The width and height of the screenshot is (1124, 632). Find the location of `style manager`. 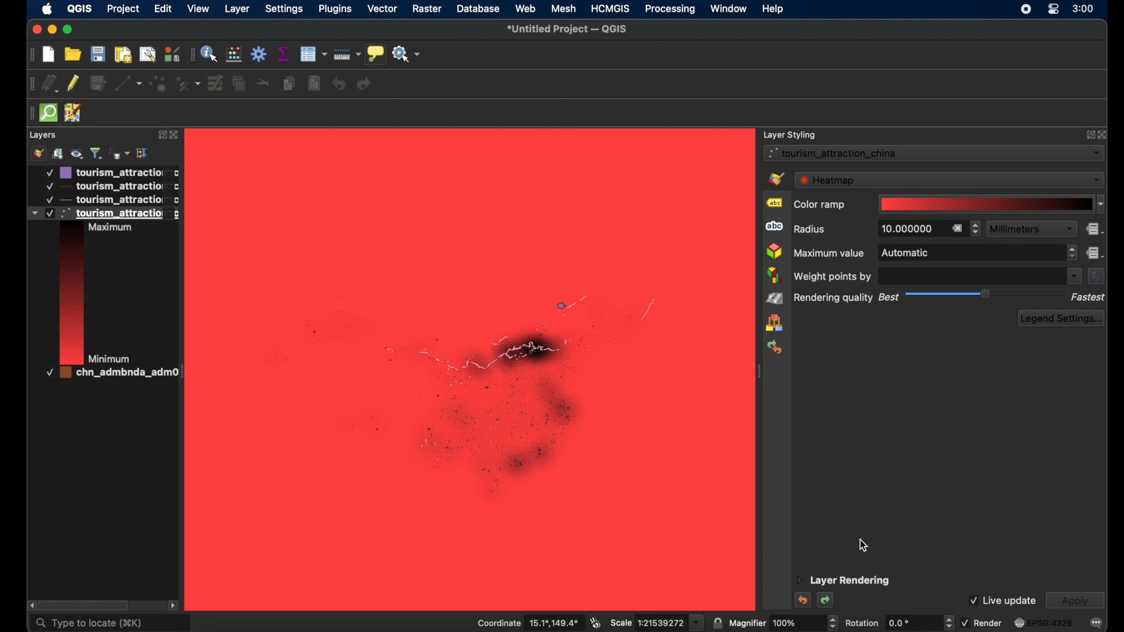

style manager is located at coordinates (775, 324).